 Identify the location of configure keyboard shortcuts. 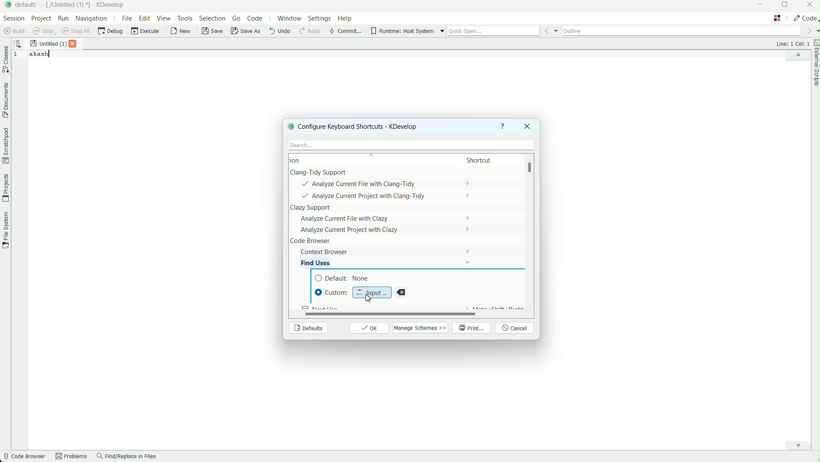
(364, 126).